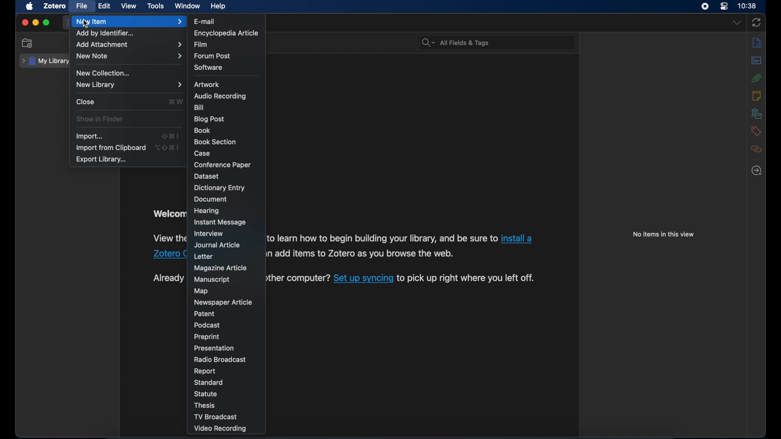 This screenshot has height=439, width=781. What do you see at coordinates (217, 245) in the screenshot?
I see `journal article` at bounding box center [217, 245].